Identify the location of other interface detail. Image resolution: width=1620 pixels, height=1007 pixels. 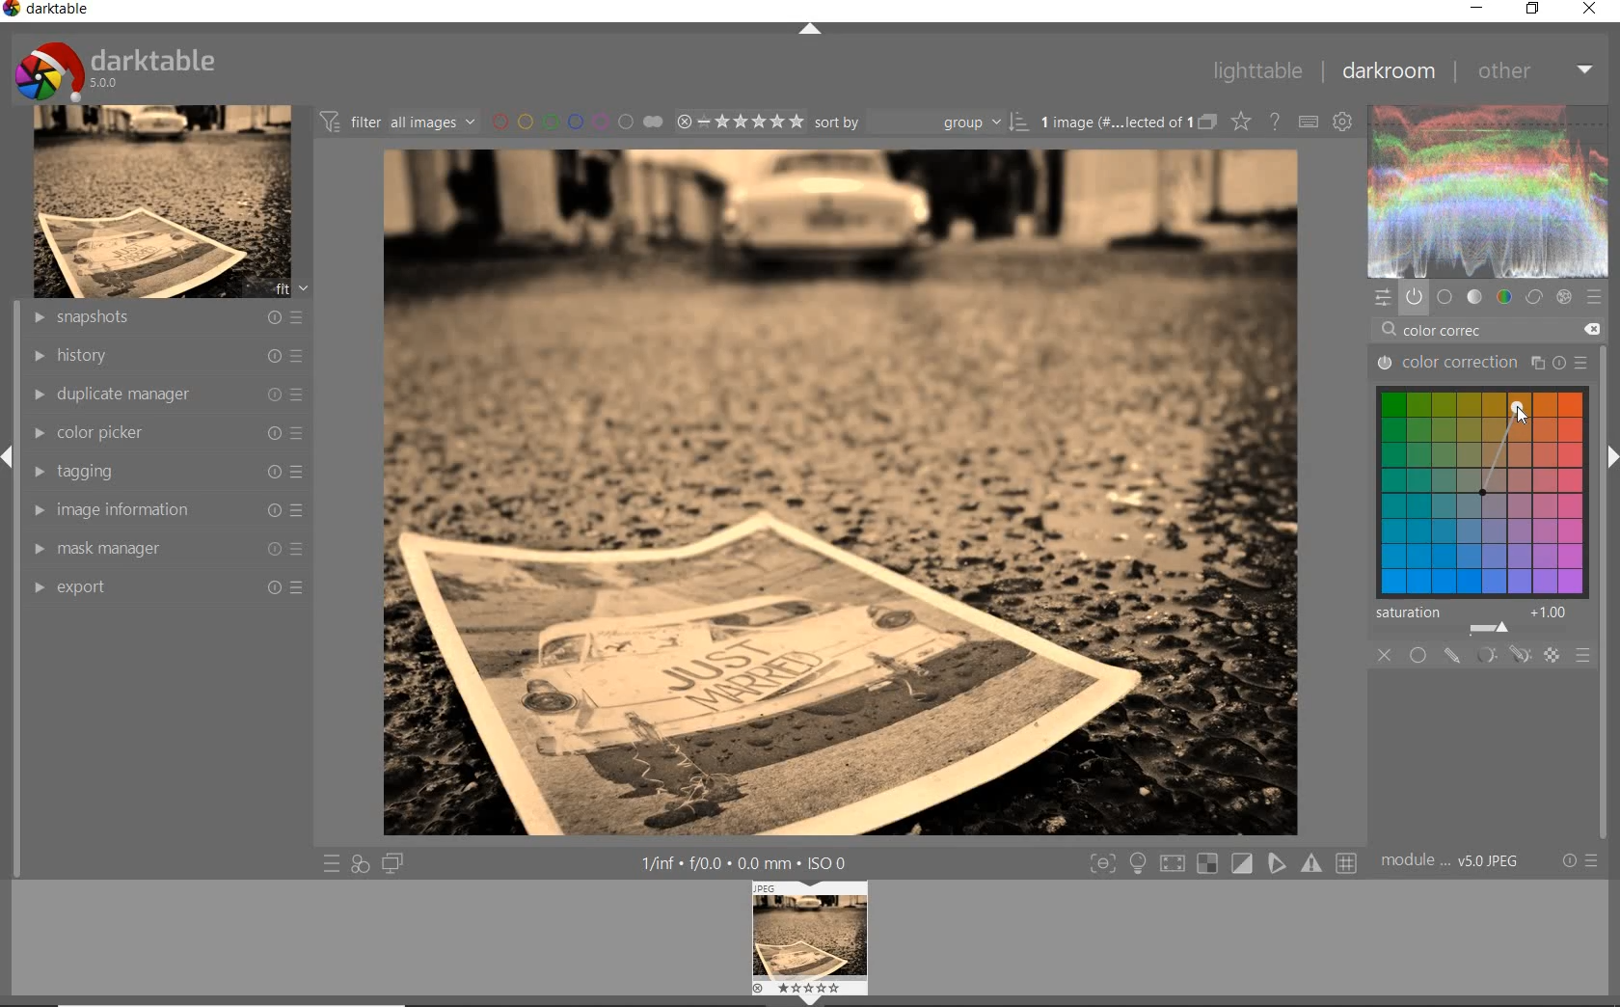
(744, 863).